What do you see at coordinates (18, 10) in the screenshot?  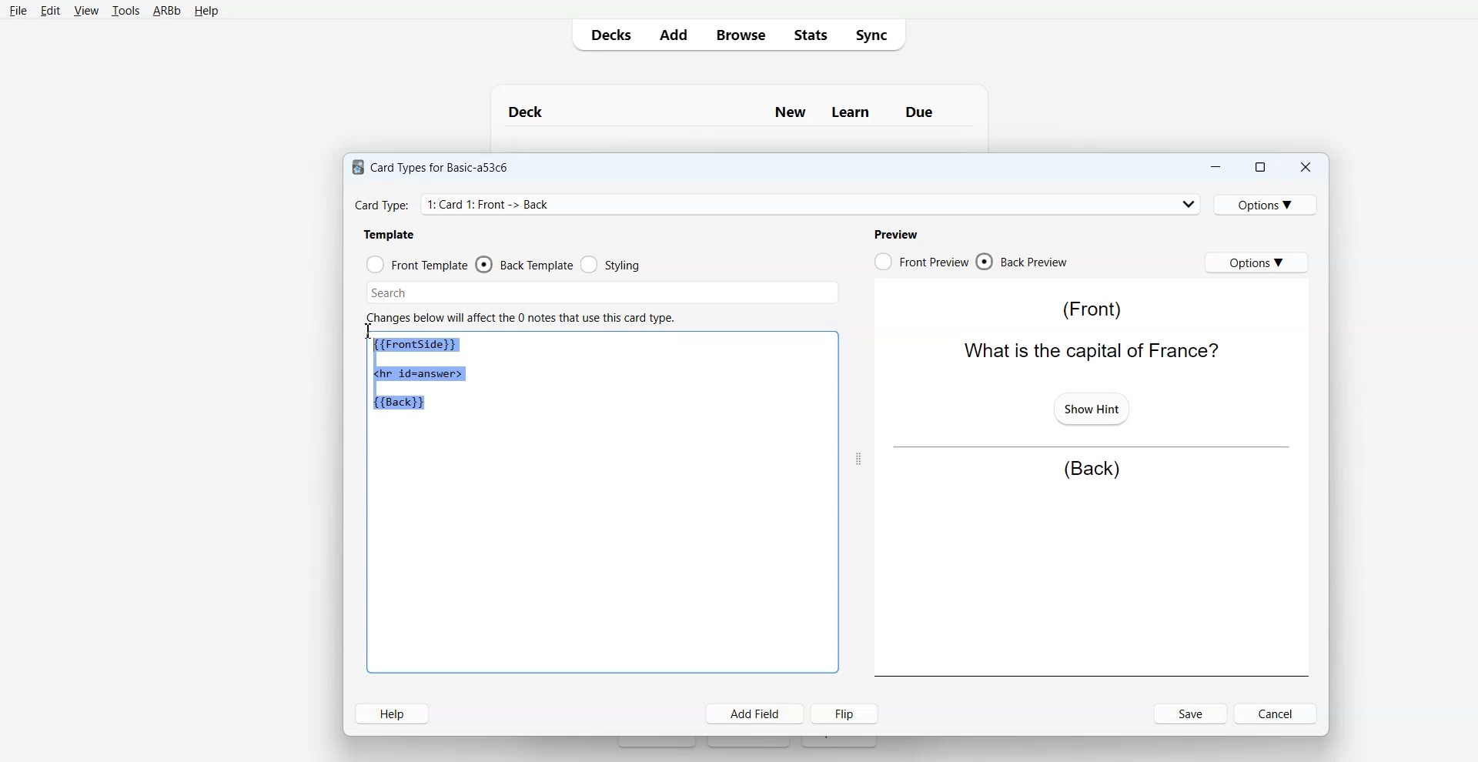 I see `File` at bounding box center [18, 10].